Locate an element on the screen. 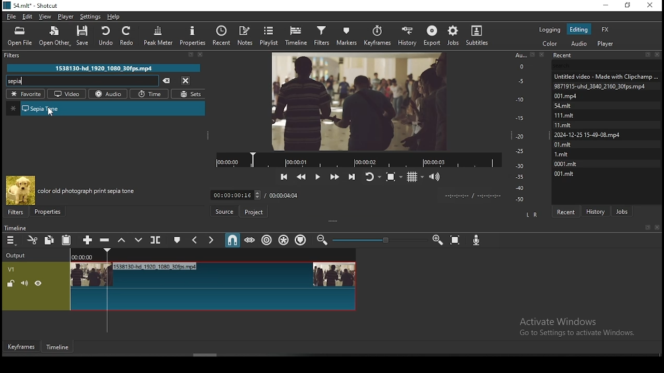  markers is located at coordinates (350, 34).